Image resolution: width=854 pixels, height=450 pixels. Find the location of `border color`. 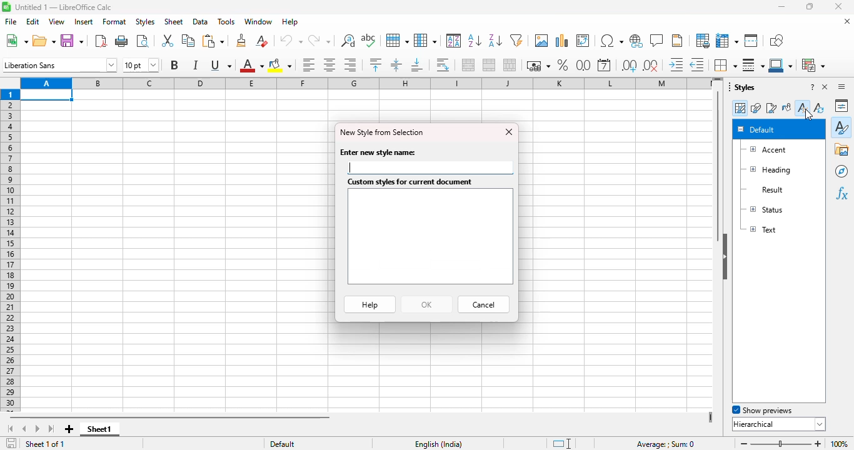

border color is located at coordinates (781, 65).